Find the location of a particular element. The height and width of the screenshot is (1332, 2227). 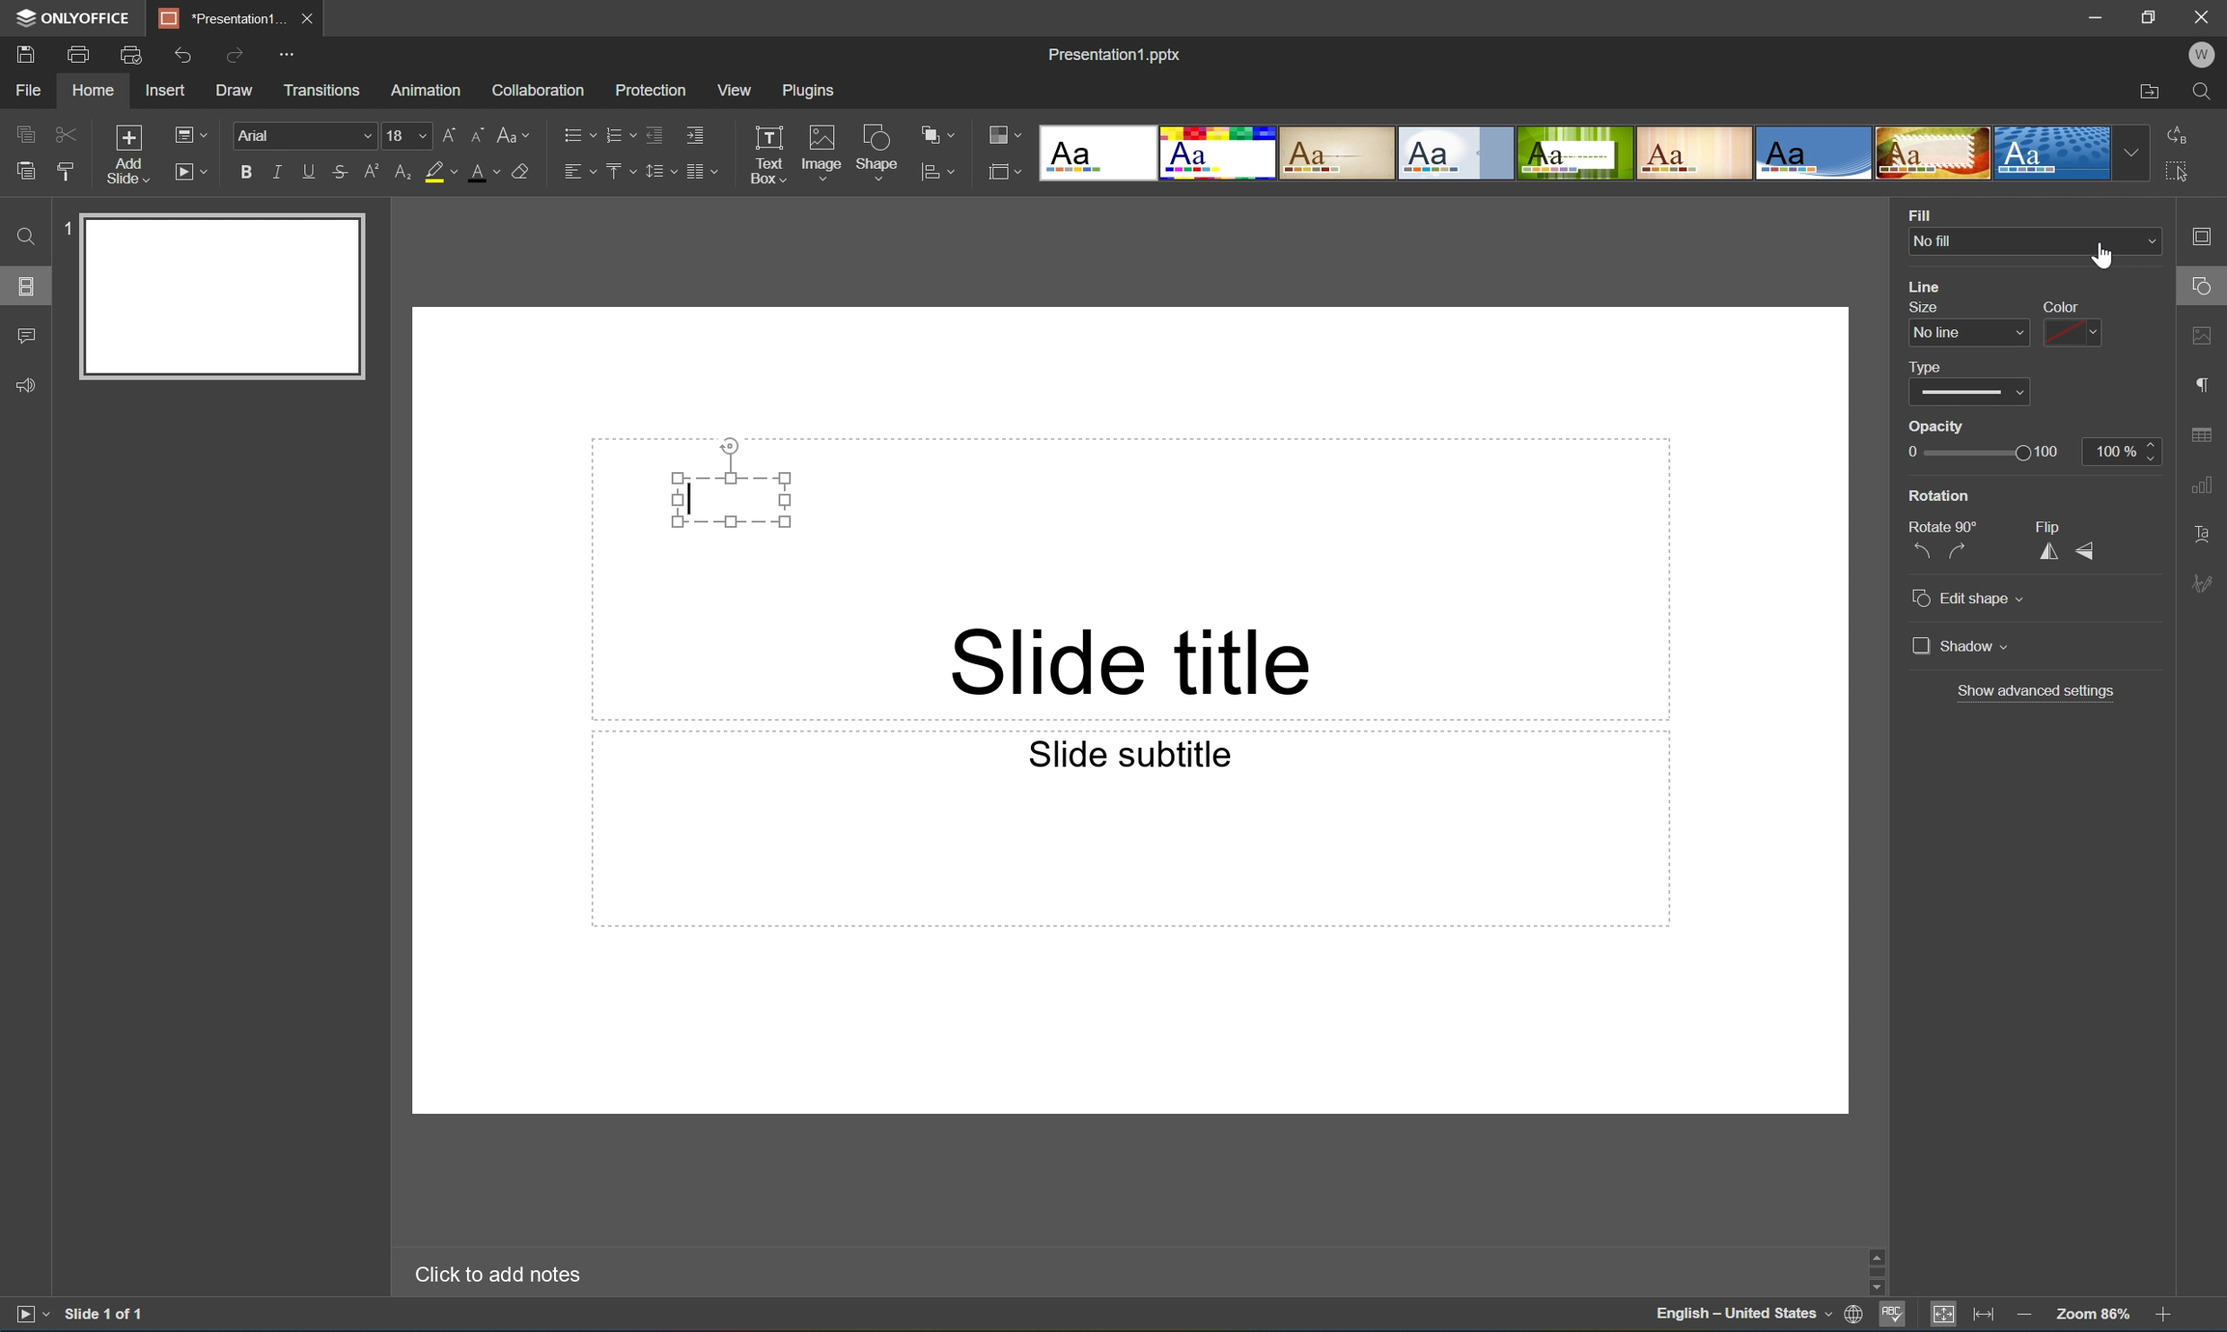

Scroll Up is located at coordinates (2161, 1247).